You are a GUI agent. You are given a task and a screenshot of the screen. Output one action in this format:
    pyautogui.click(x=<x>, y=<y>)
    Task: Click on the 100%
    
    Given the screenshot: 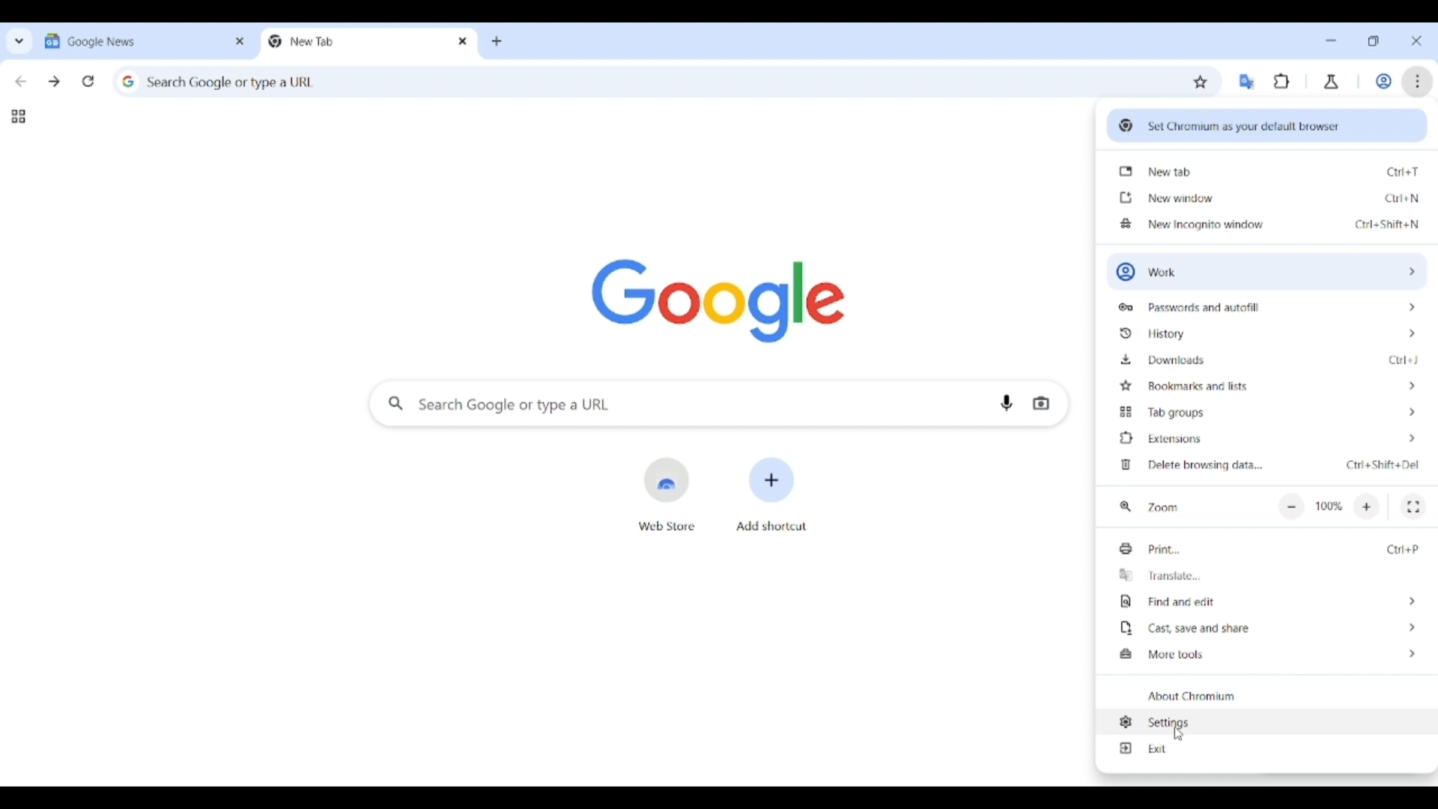 What is the action you would take?
    pyautogui.click(x=1329, y=506)
    